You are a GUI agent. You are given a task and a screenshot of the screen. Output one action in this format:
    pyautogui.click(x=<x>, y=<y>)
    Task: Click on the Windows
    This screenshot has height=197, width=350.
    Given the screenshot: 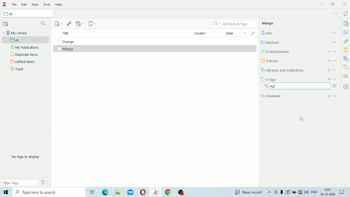 What is the action you would take?
    pyautogui.click(x=6, y=192)
    